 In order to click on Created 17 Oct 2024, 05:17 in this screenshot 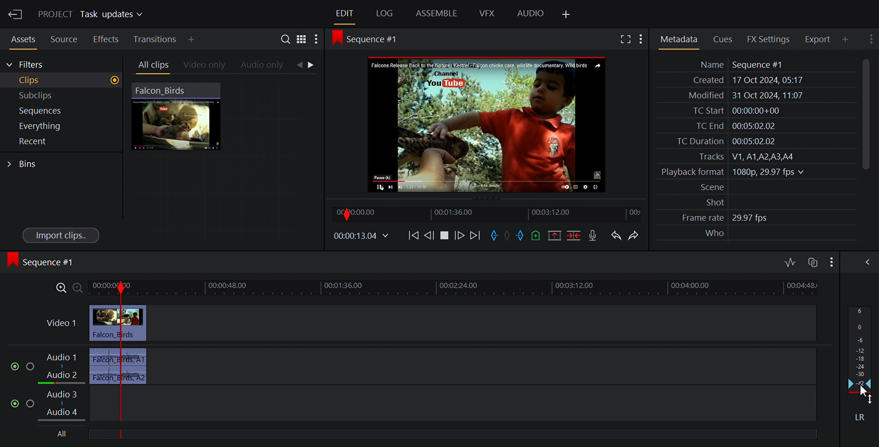, I will do `click(744, 80)`.